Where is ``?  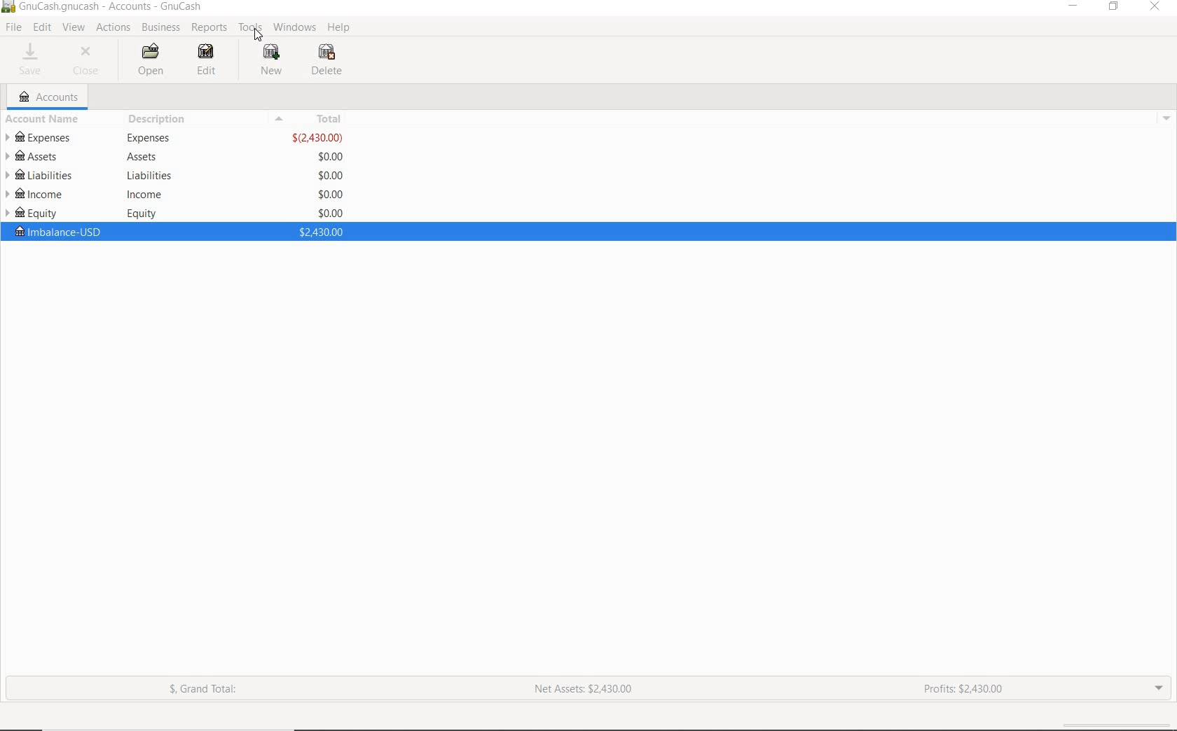  is located at coordinates (142, 157).